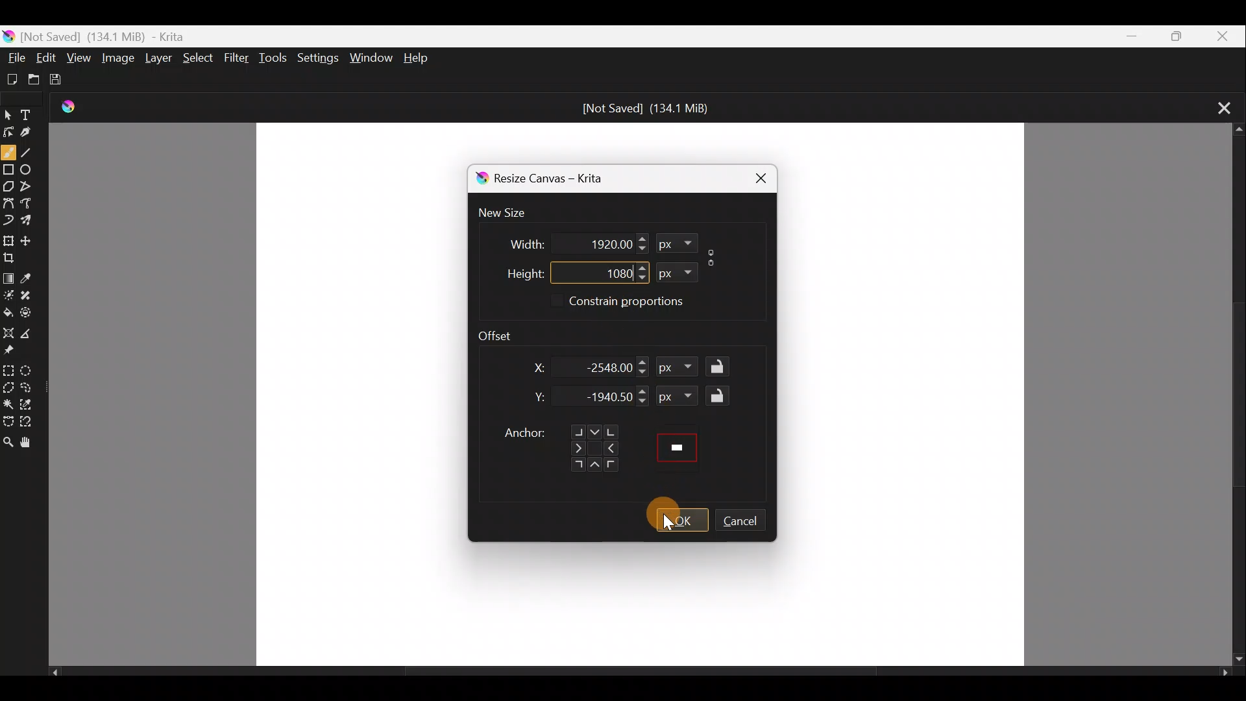  Describe the element at coordinates (714, 255) in the screenshot. I see `Constrain proportions` at that location.